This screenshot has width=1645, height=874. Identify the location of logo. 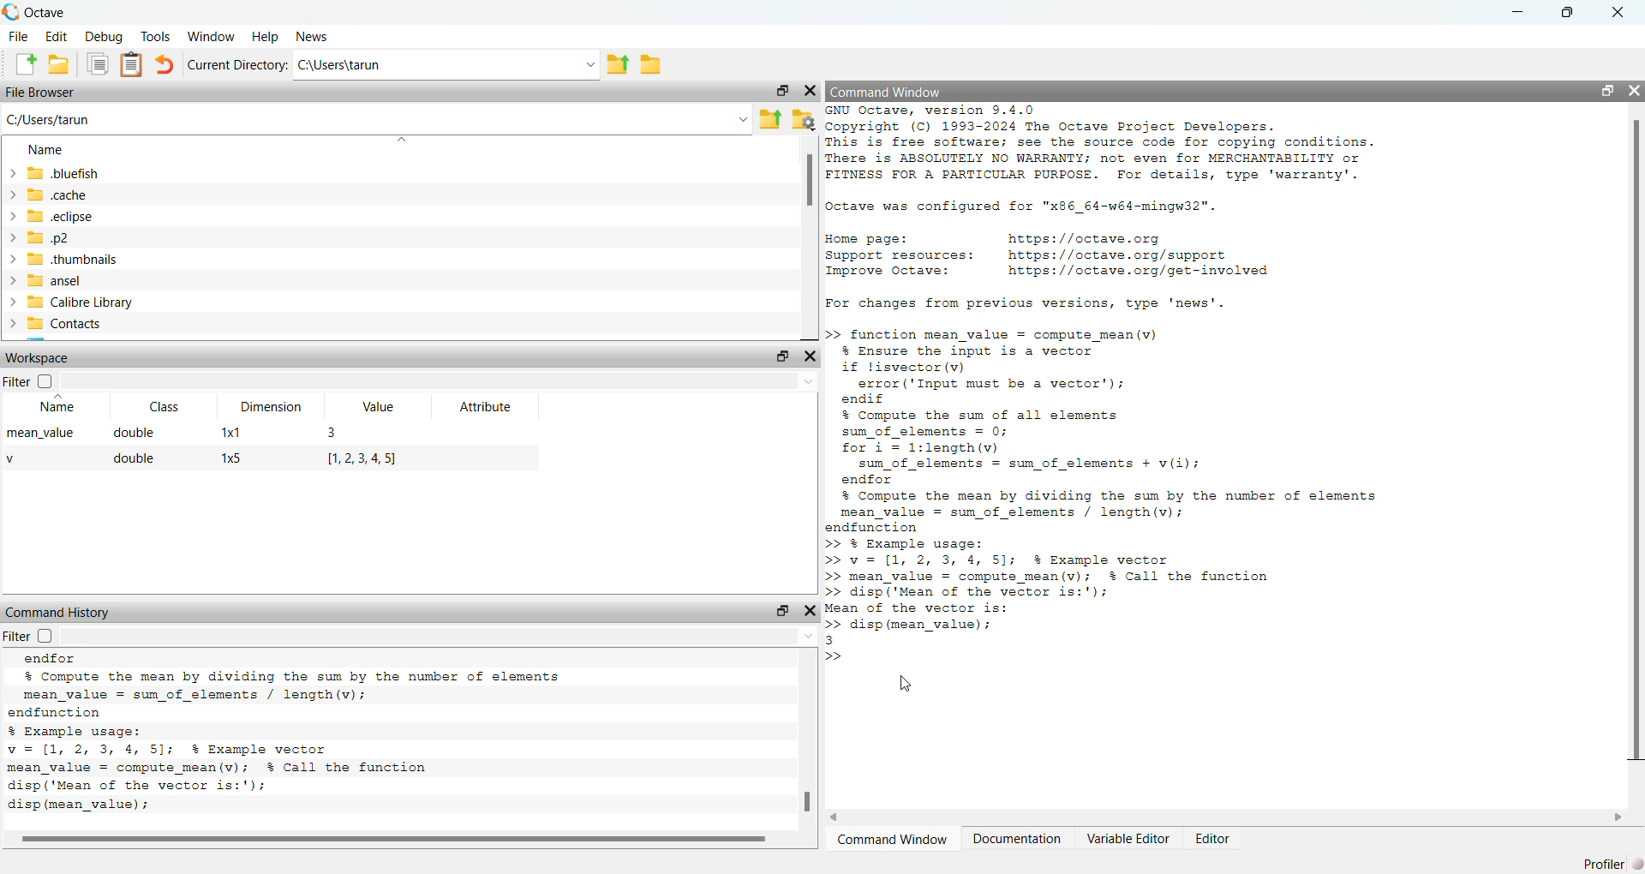
(12, 12).